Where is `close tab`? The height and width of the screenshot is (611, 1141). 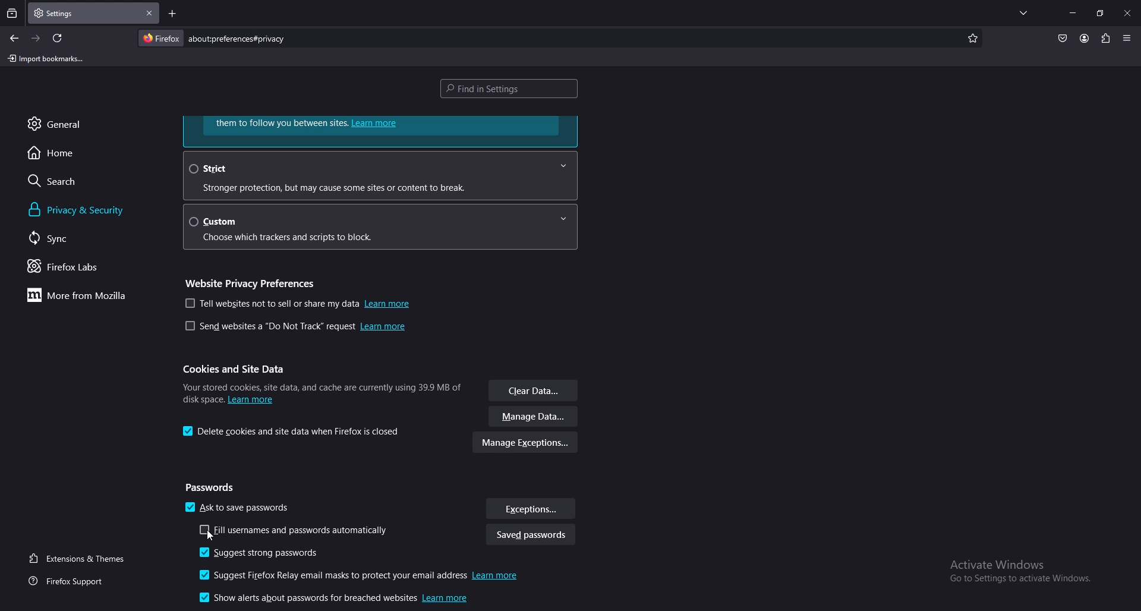 close tab is located at coordinates (149, 14).